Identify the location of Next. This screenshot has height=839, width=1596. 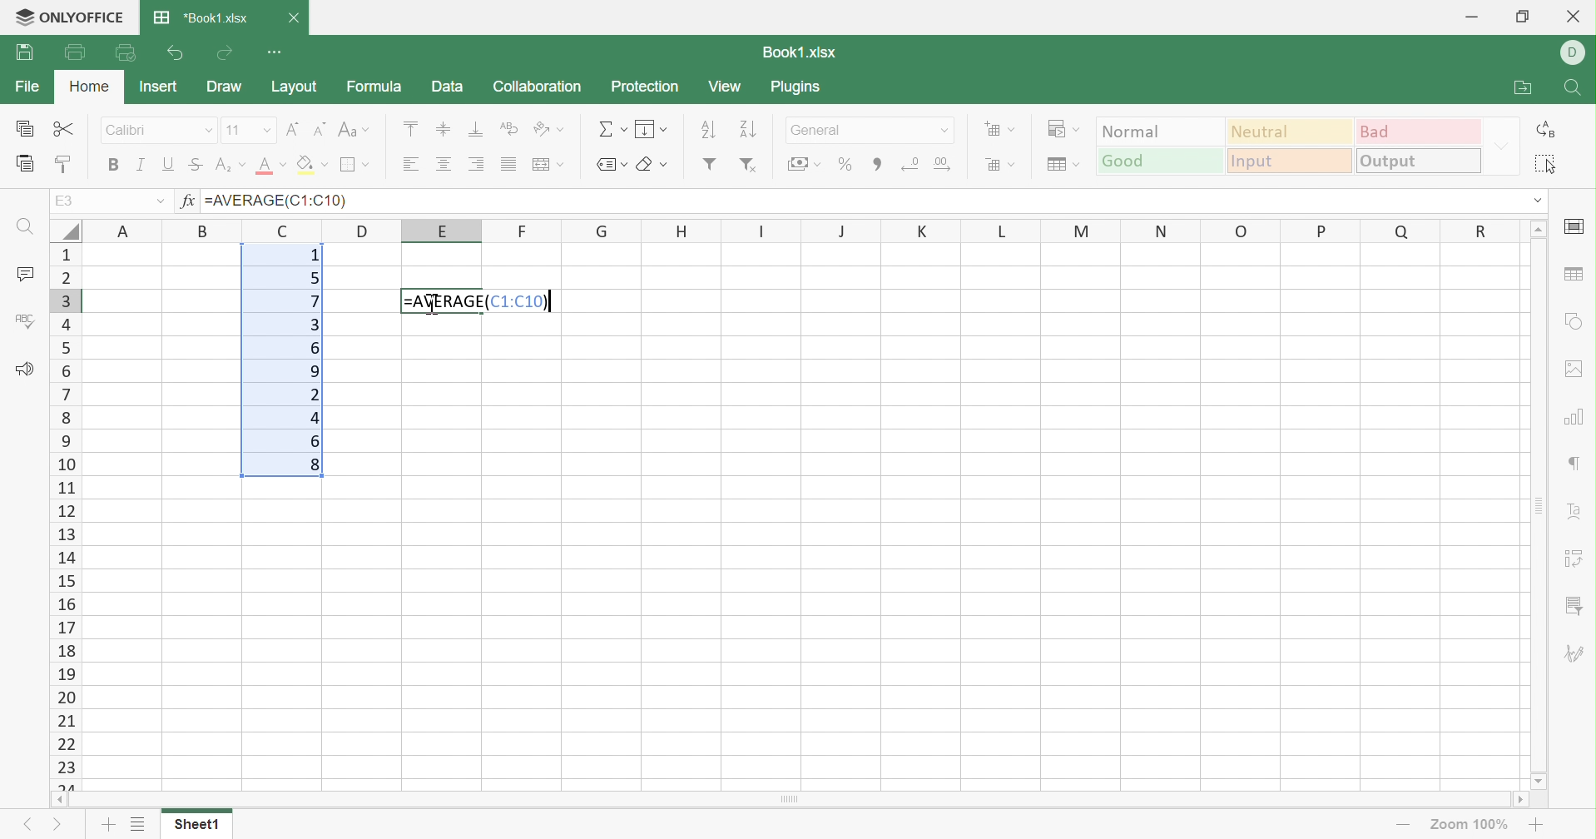
(59, 825).